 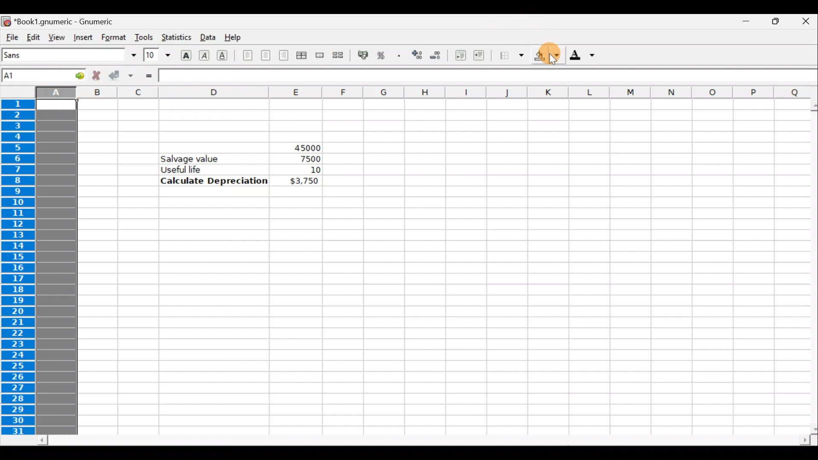 I want to click on Increase the number of decimals, so click(x=416, y=55).